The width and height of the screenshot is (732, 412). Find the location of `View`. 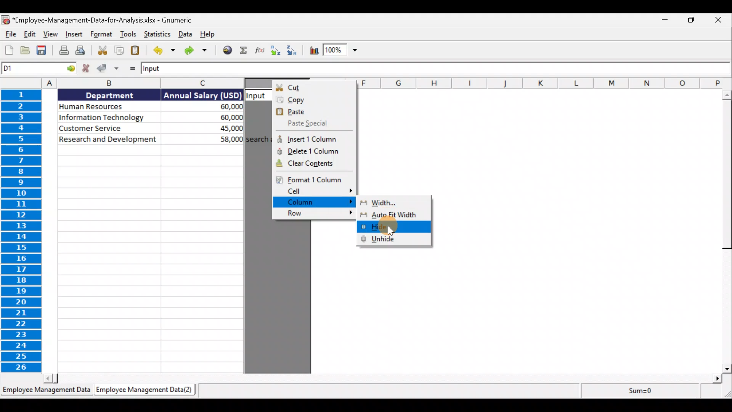

View is located at coordinates (52, 33).